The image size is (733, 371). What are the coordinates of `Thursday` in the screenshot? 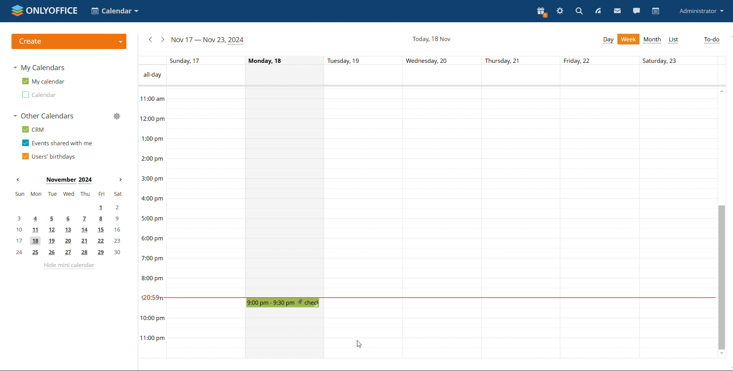 It's located at (522, 223).